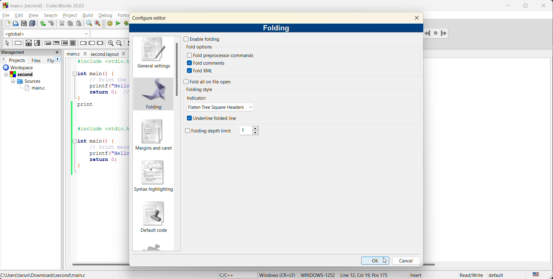 This screenshot has width=553, height=279. I want to click on find, so click(89, 23).